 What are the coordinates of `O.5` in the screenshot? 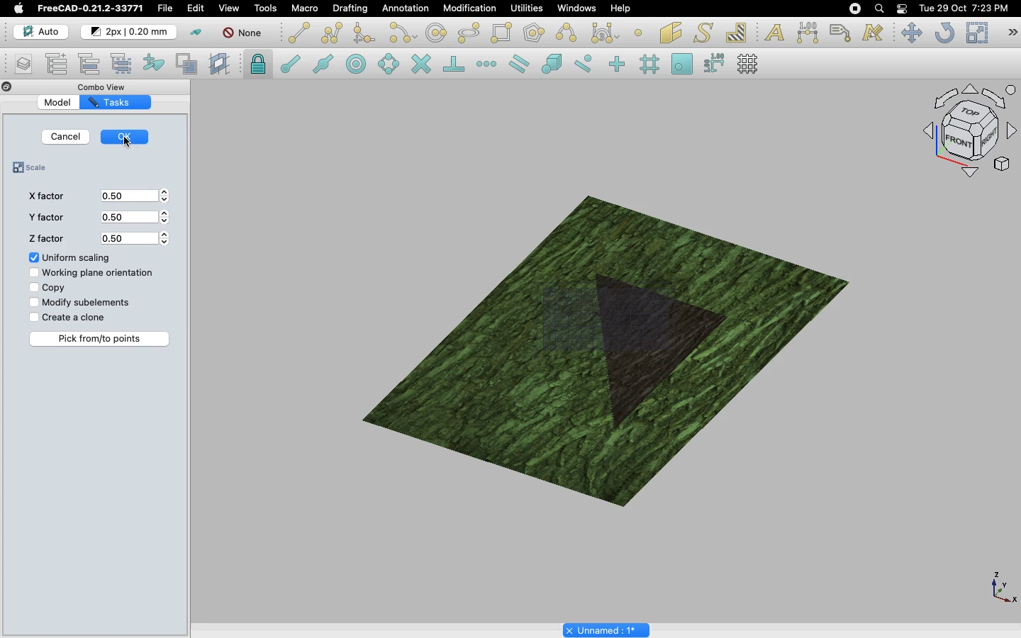 It's located at (135, 196).